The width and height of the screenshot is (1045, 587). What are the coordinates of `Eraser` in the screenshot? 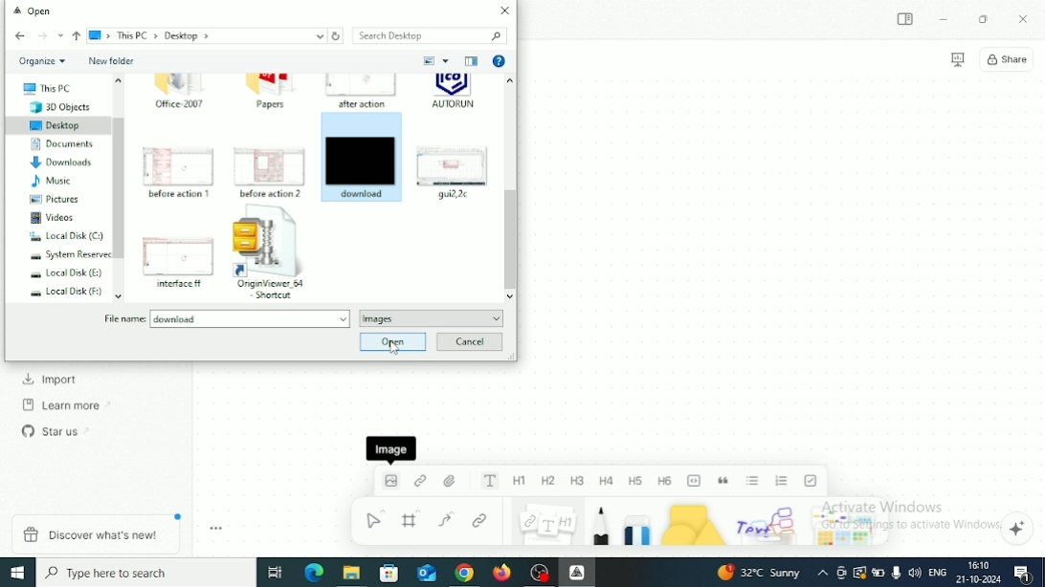 It's located at (638, 524).